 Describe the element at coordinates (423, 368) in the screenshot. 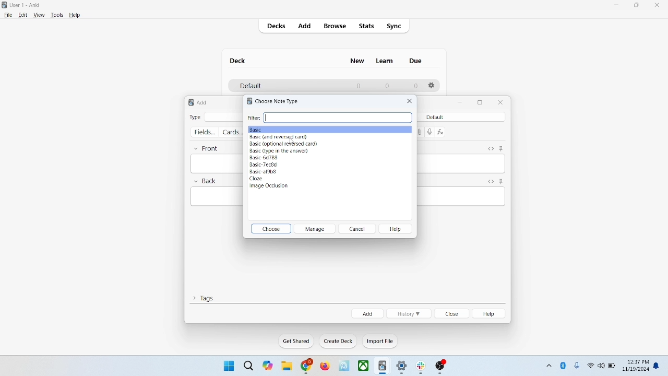

I see `icon` at that location.